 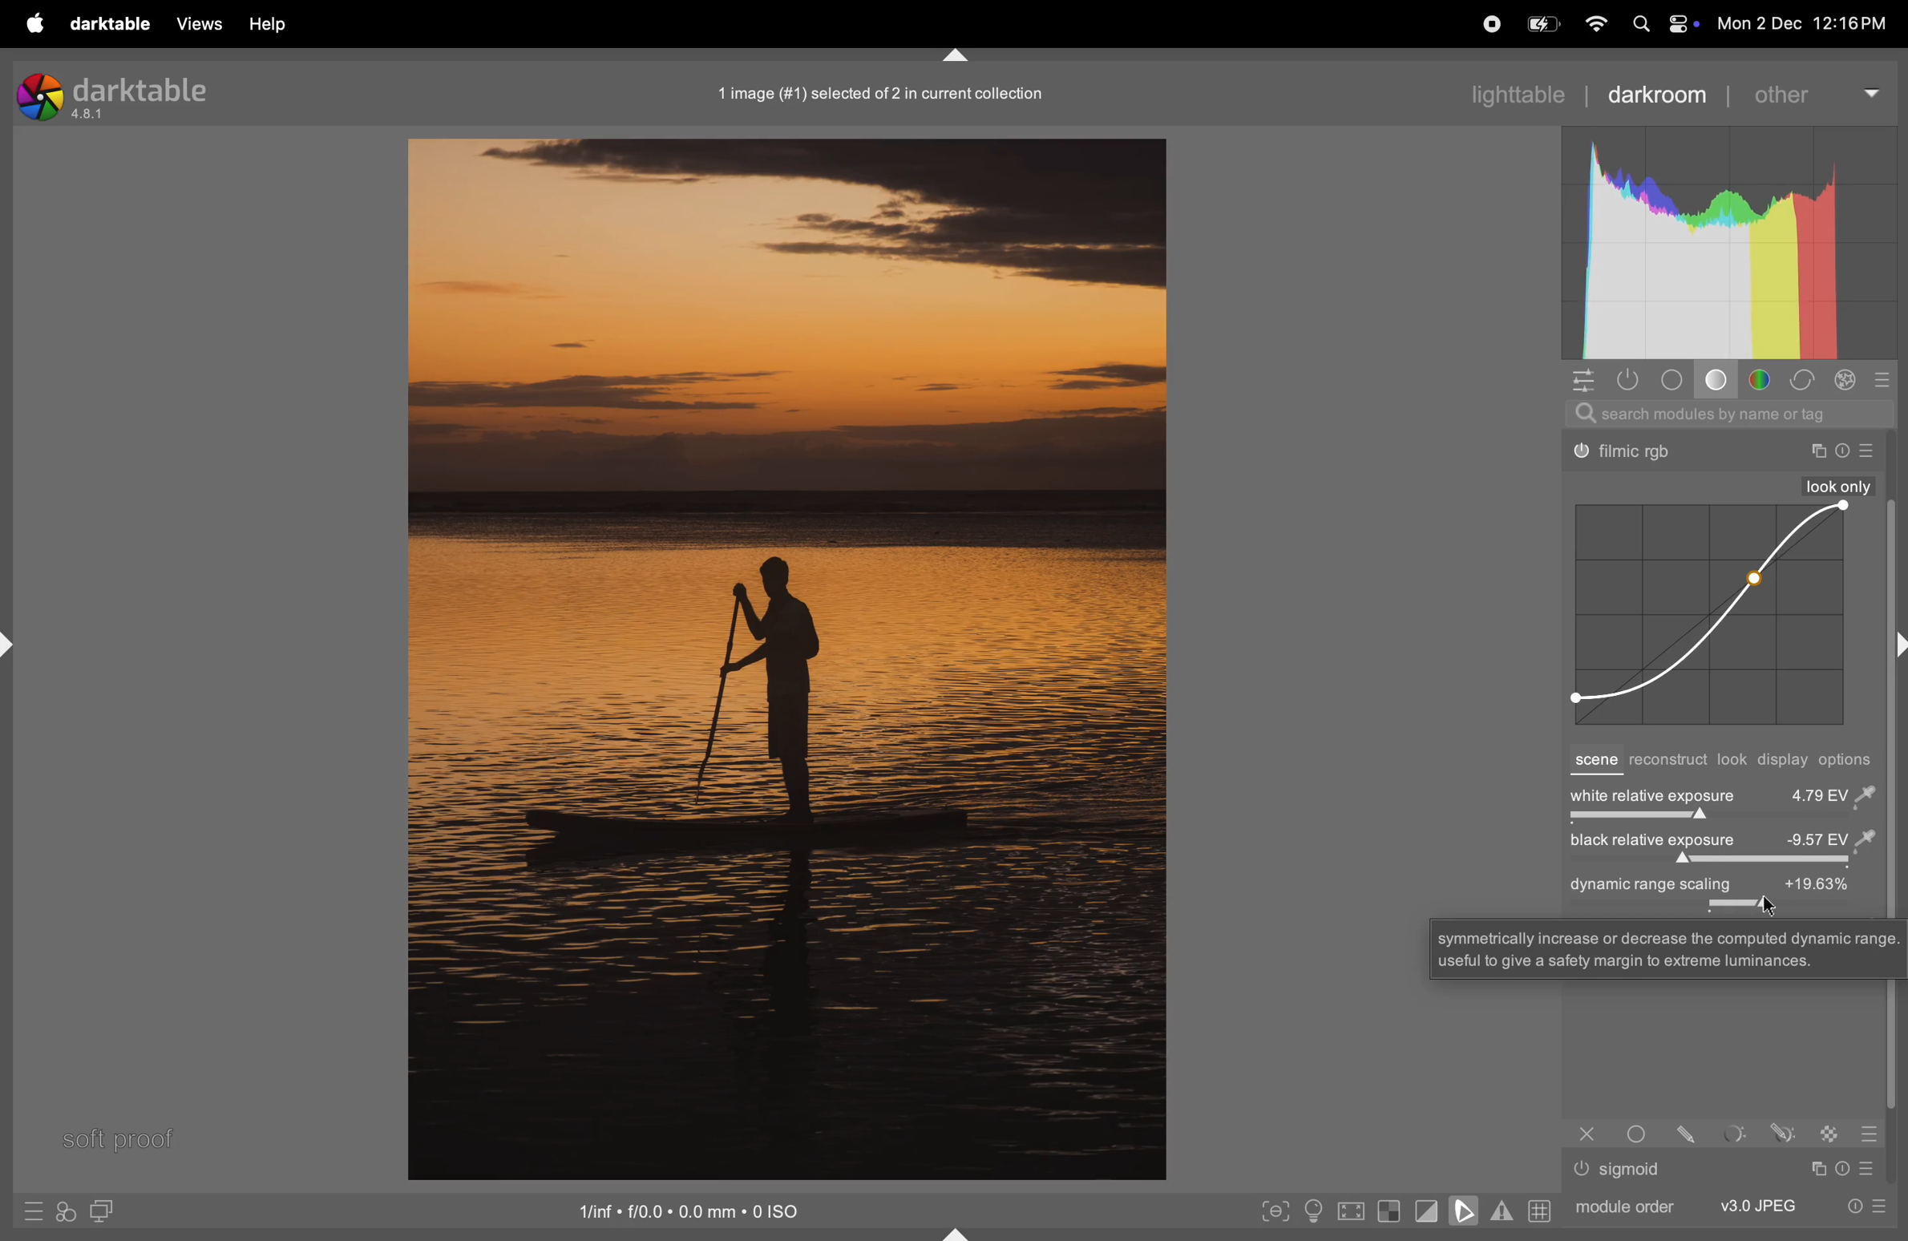 What do you see at coordinates (1817, 451) in the screenshot?
I see `` at bounding box center [1817, 451].